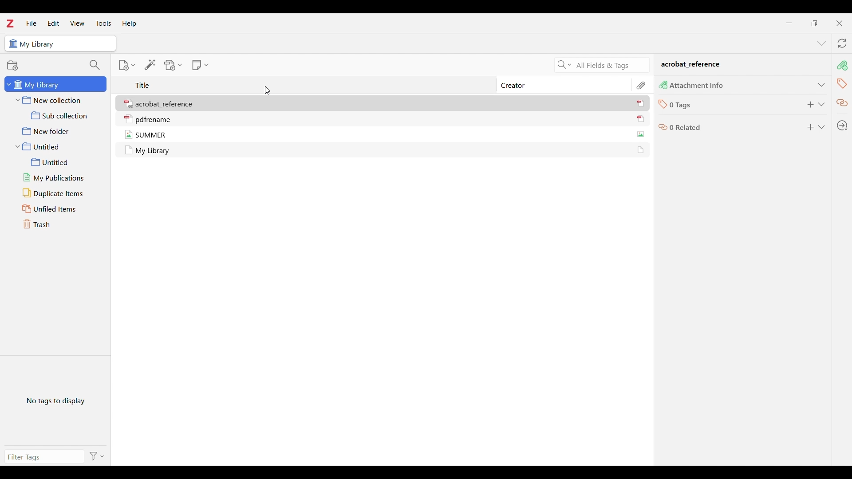  What do you see at coordinates (95, 65) in the screenshot?
I see `Filter collections` at bounding box center [95, 65].